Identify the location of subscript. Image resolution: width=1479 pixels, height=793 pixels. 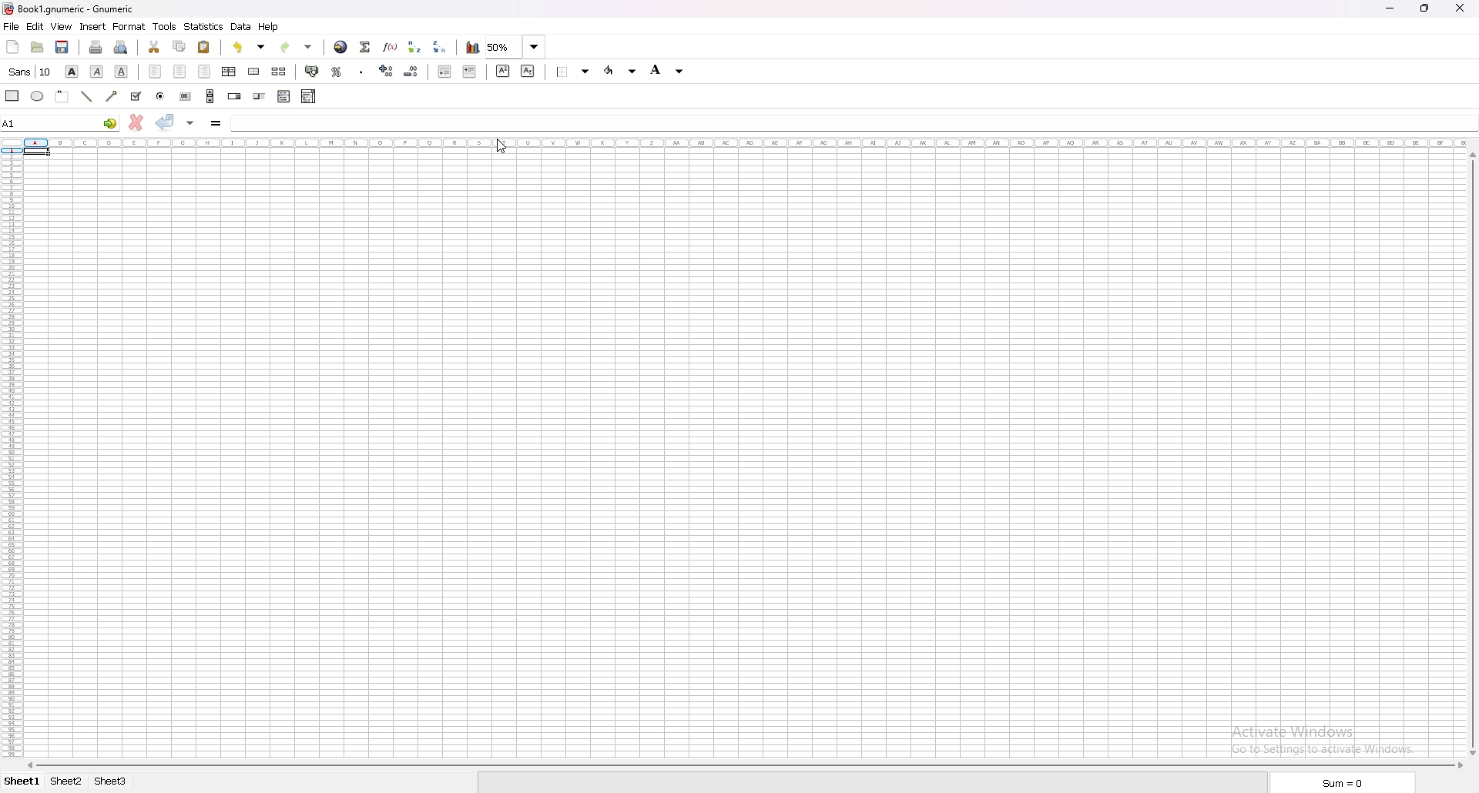
(528, 71).